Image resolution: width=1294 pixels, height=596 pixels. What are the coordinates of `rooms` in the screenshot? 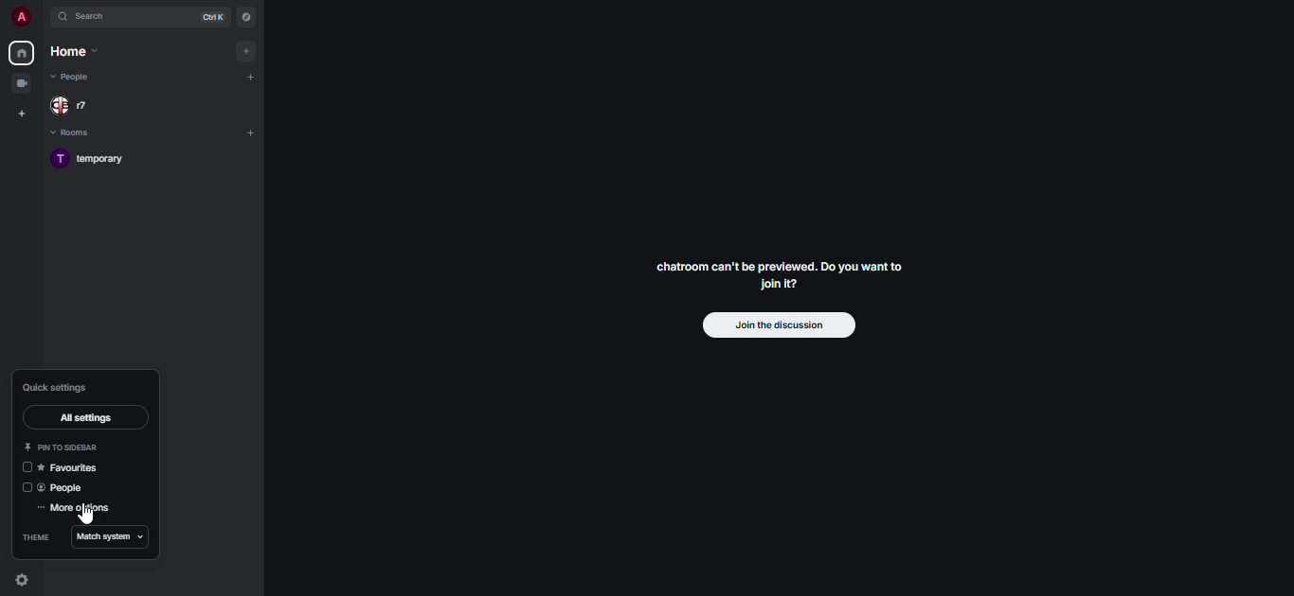 It's located at (71, 133).